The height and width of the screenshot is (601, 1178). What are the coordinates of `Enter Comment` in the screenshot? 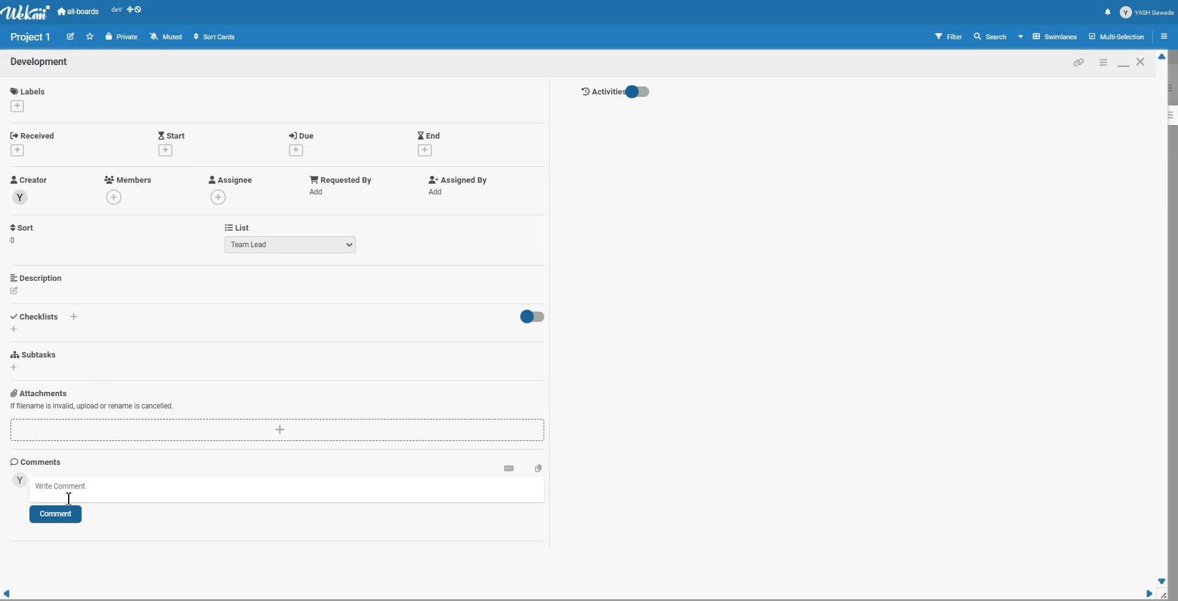 It's located at (291, 489).